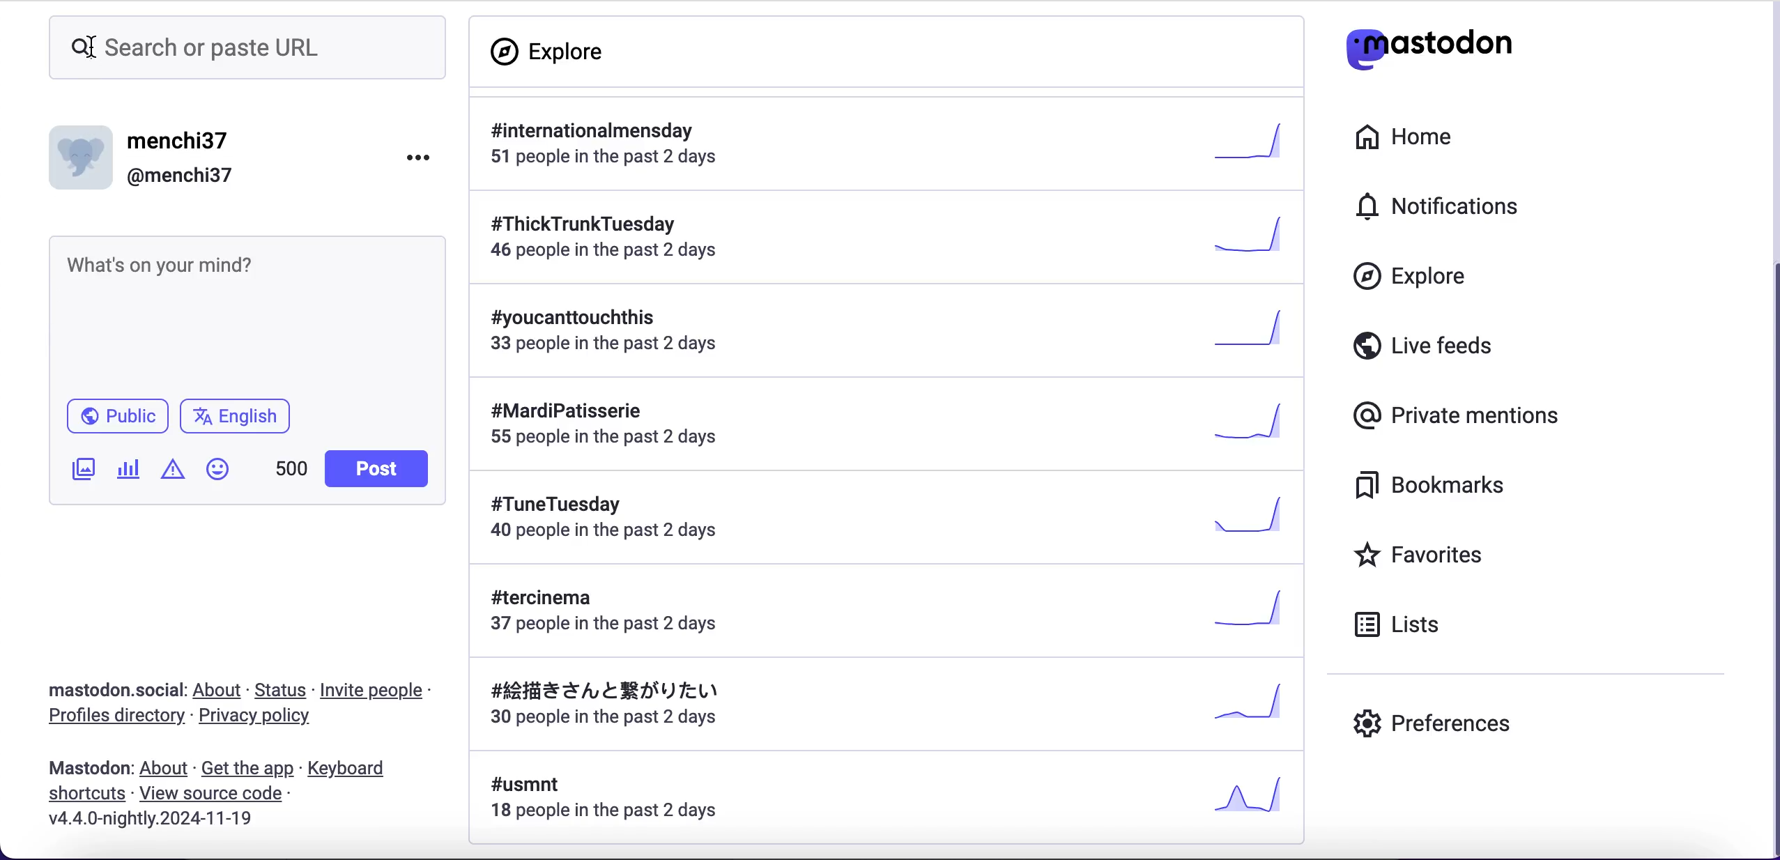 The image size is (1780, 860). What do you see at coordinates (891, 242) in the screenshot?
I see `#ThickTrunkTuesday` at bounding box center [891, 242].